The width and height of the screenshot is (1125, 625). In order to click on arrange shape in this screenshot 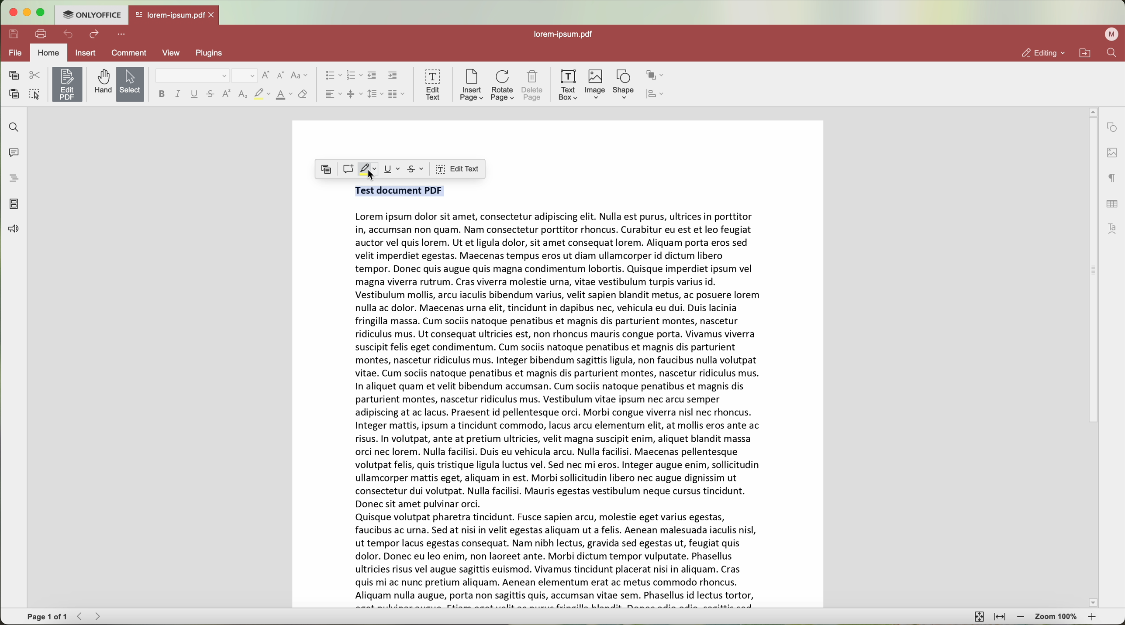, I will do `click(655, 76)`.